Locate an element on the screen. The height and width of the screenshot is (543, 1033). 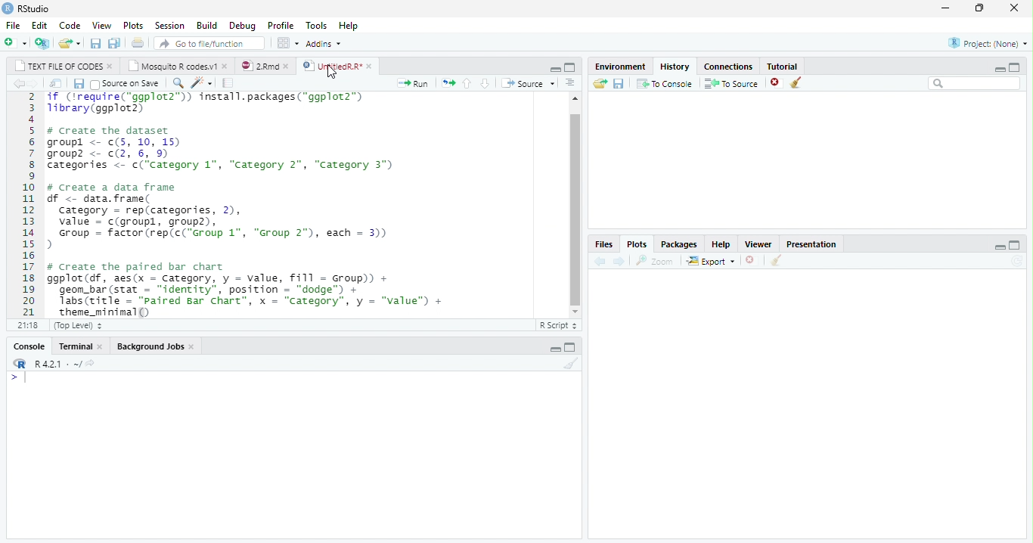
view is located at coordinates (99, 24).